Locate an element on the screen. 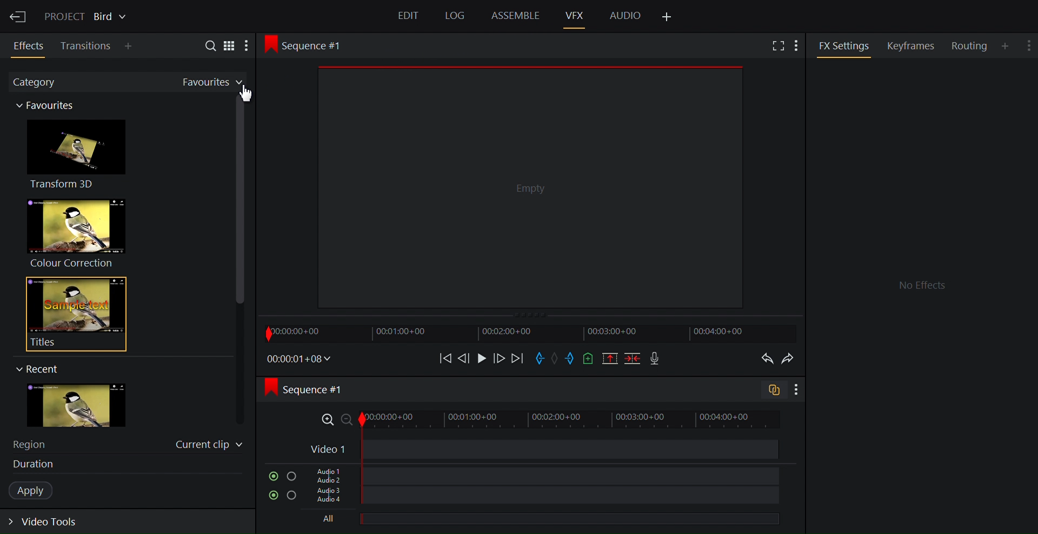 The height and width of the screenshot is (534, 1038). FX settings Panel is located at coordinates (921, 293).